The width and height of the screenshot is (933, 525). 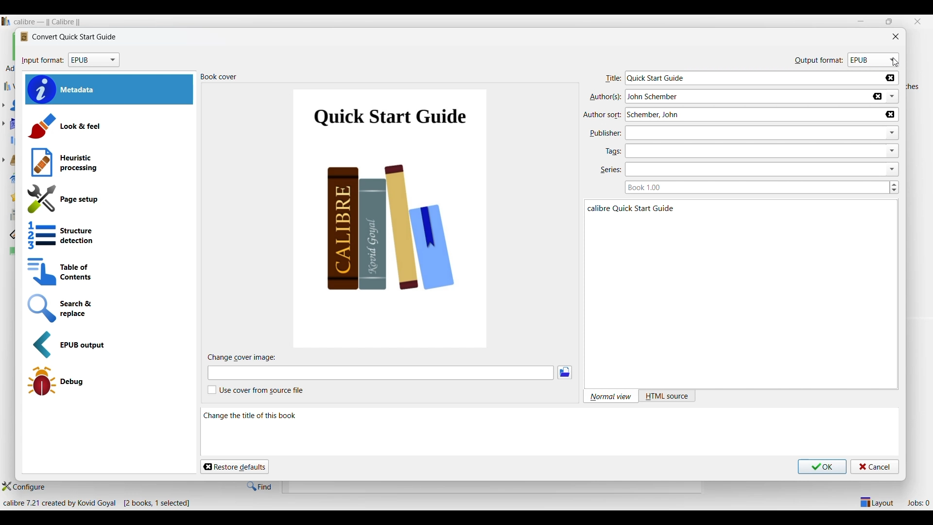 I want to click on Close window, so click(x=896, y=36).